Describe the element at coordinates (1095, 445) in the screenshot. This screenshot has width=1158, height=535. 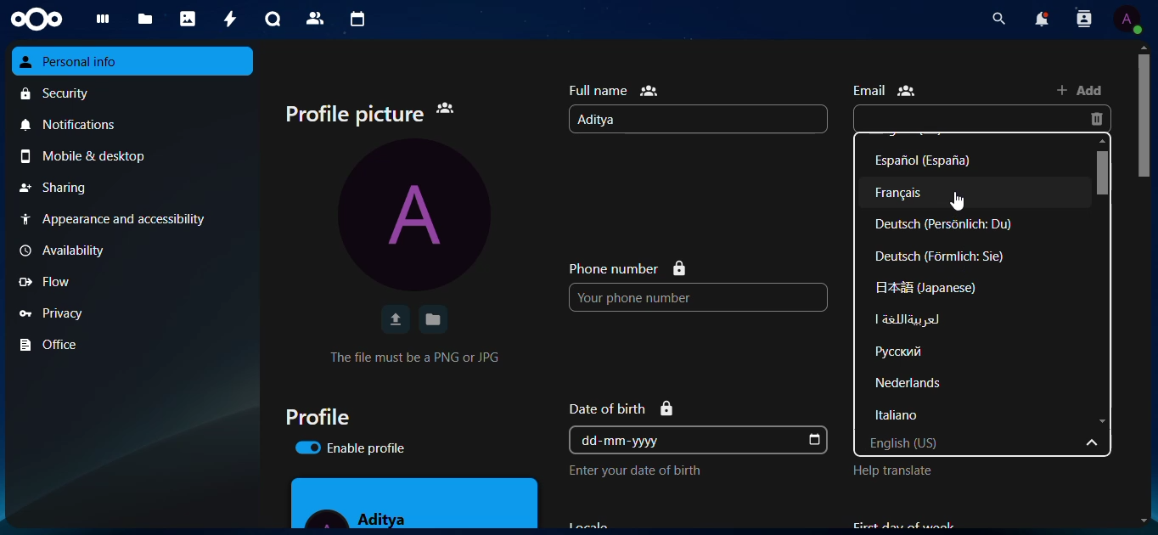
I see `drop down` at that location.